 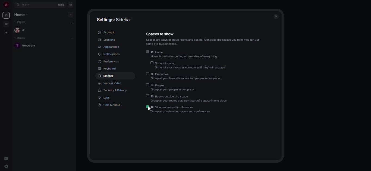 What do you see at coordinates (20, 38) in the screenshot?
I see `rooms` at bounding box center [20, 38].